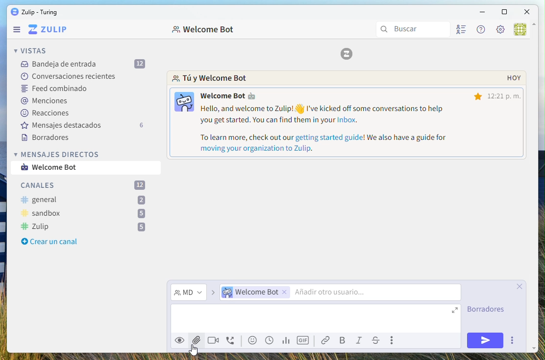 Image resolution: width=545 pixels, height=360 pixels. What do you see at coordinates (204, 30) in the screenshot?
I see `Chat name` at bounding box center [204, 30].